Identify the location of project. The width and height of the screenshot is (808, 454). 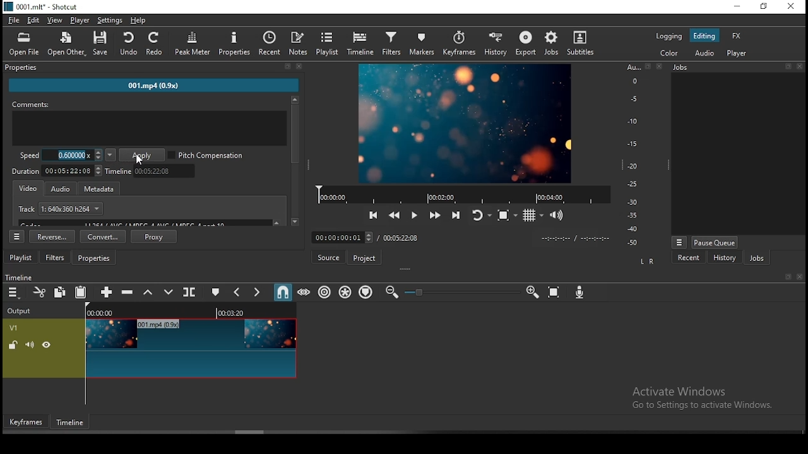
(365, 257).